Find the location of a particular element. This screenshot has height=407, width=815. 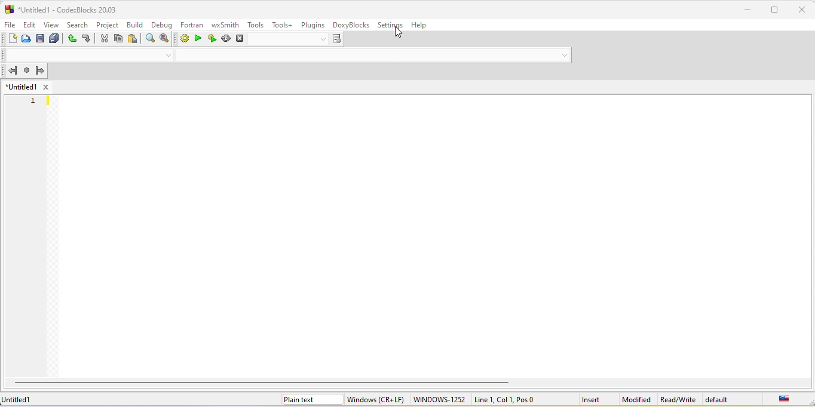

tools+ is located at coordinates (280, 24).